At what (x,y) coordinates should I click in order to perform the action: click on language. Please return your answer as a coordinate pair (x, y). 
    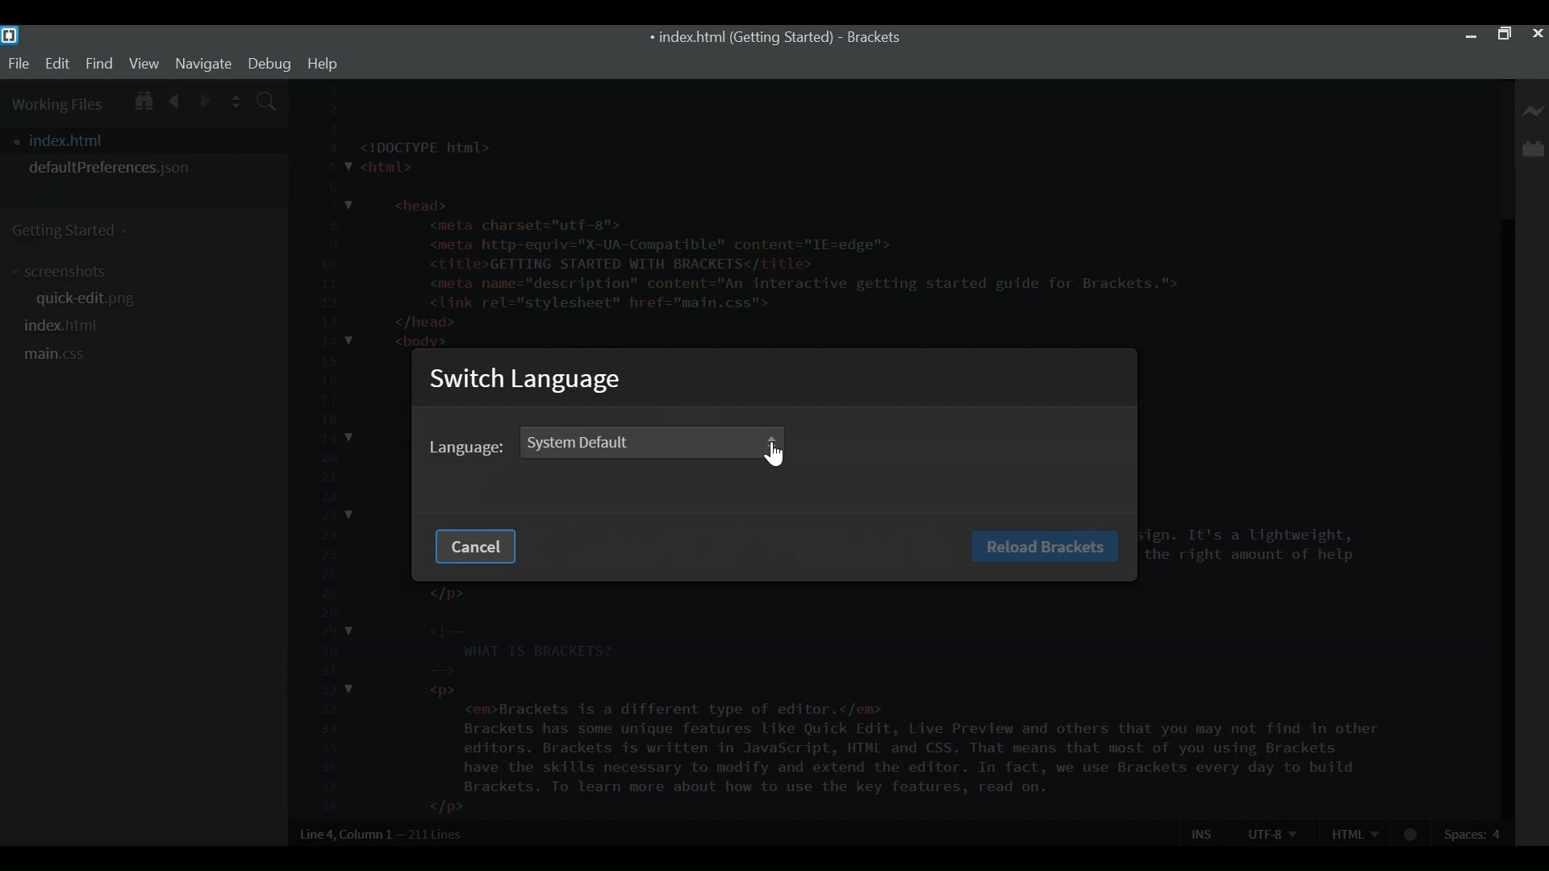
    Looking at the image, I should click on (468, 448).